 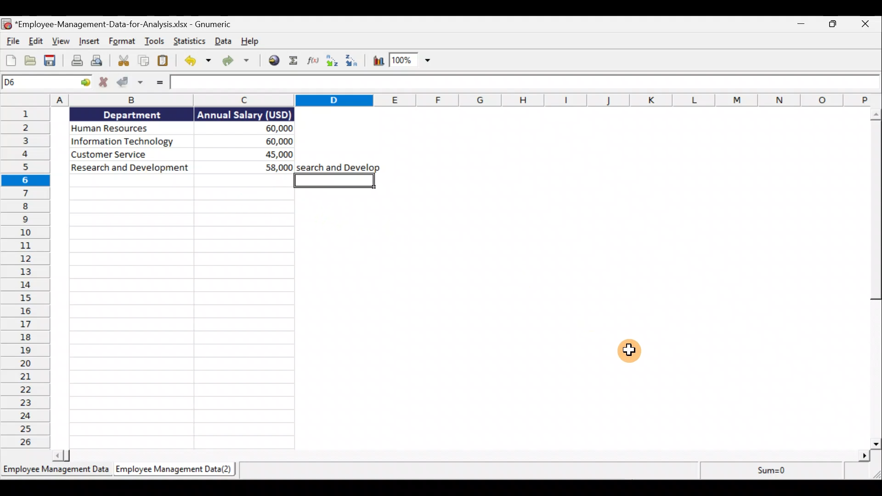 What do you see at coordinates (222, 42) in the screenshot?
I see `Data` at bounding box center [222, 42].